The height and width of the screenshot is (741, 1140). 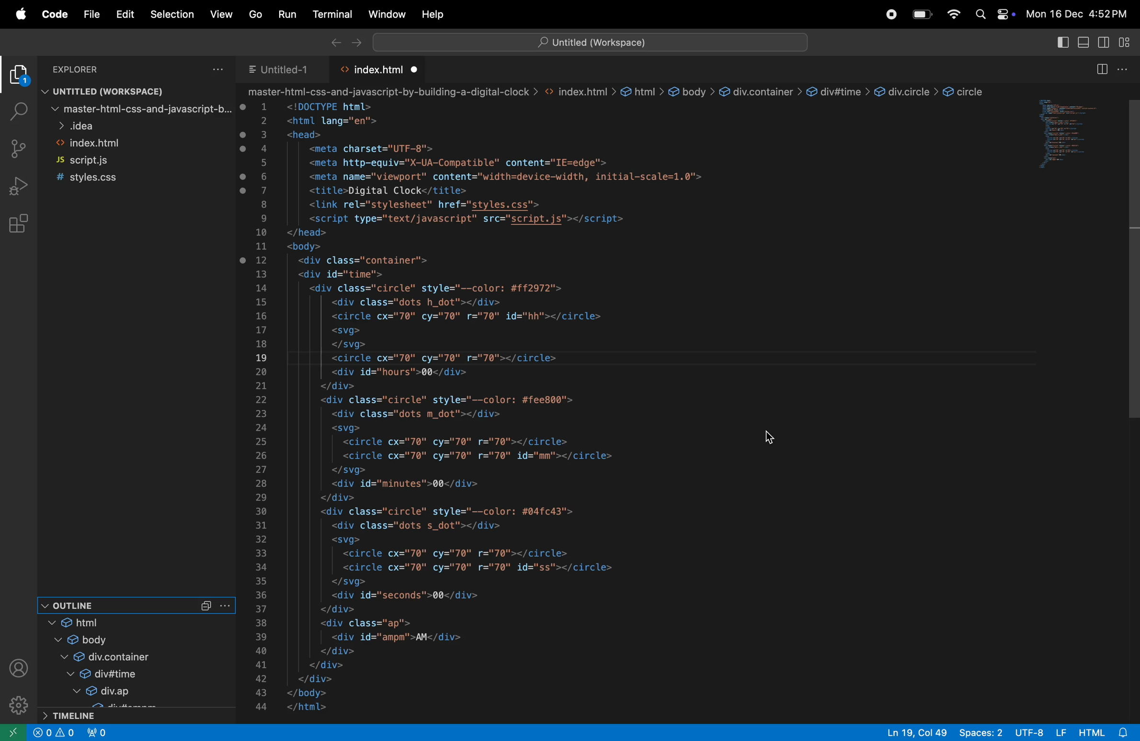 What do you see at coordinates (376, 70) in the screenshot?
I see `index.html tab` at bounding box center [376, 70].